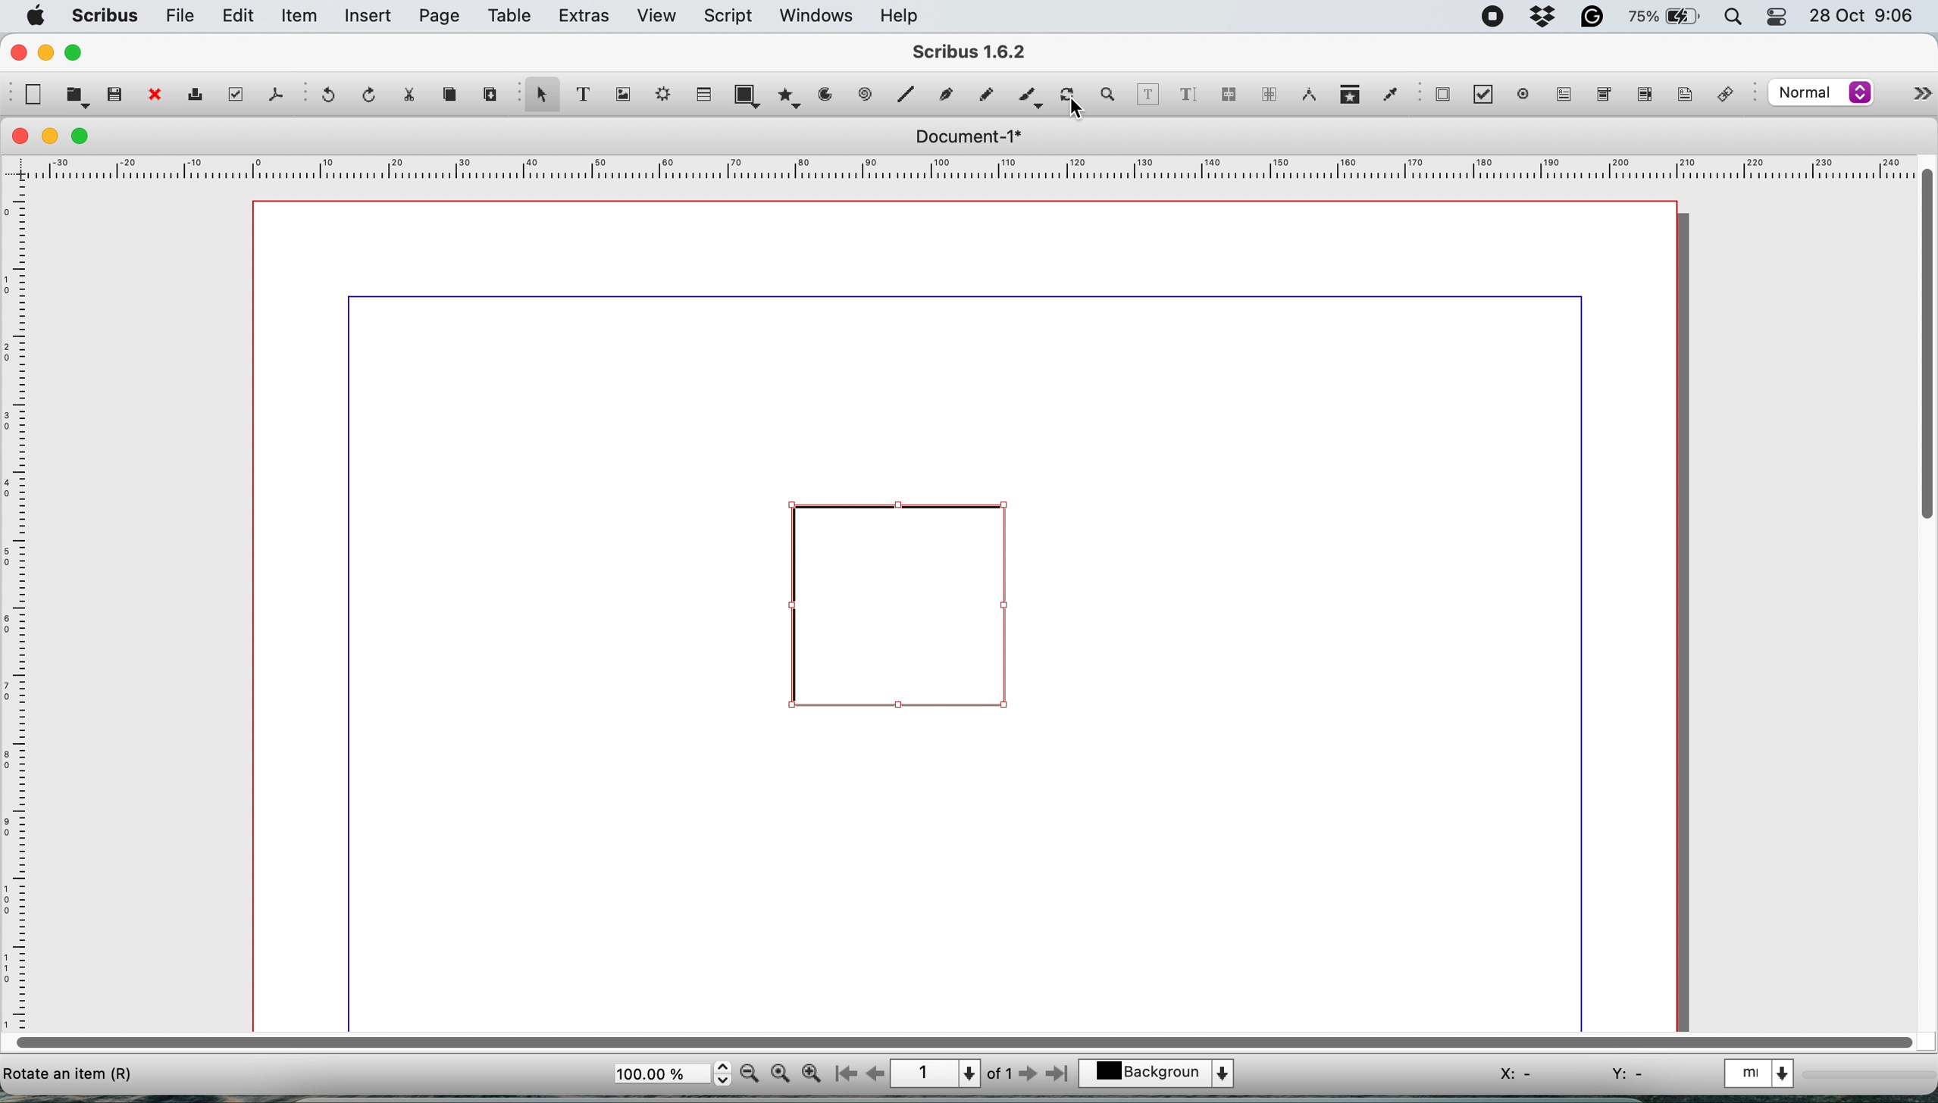 Image resolution: width=1938 pixels, height=1103 pixels. Describe the element at coordinates (750, 1075) in the screenshot. I see `zoom out` at that location.